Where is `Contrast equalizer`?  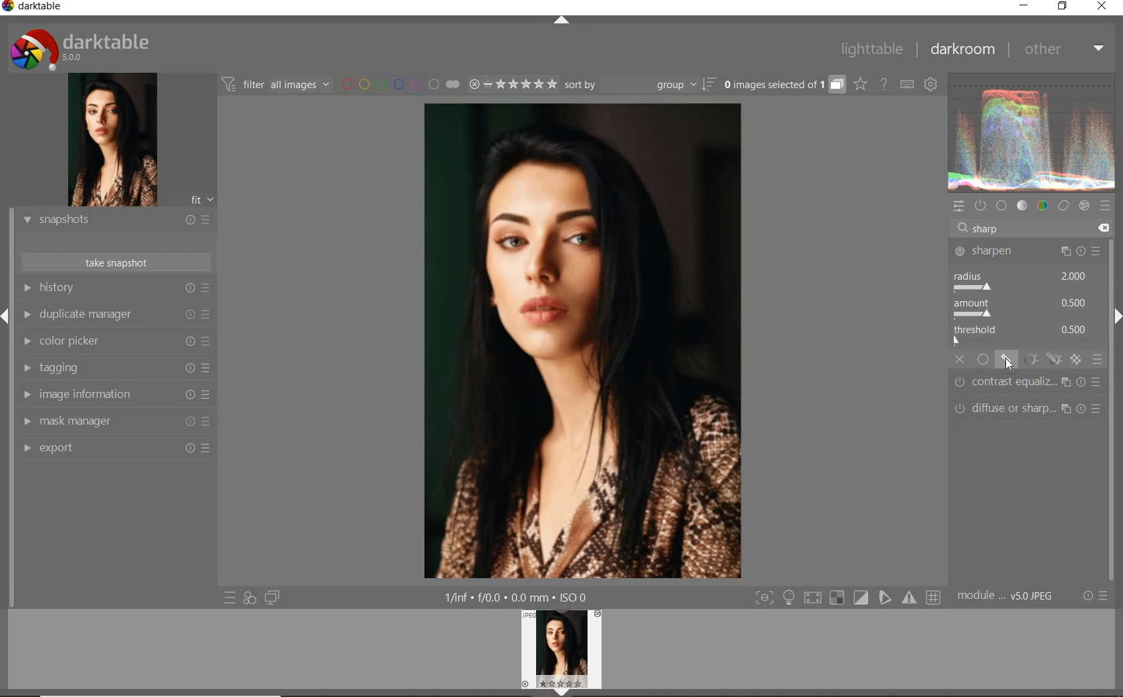
Contrast equalizer is located at coordinates (1026, 383).